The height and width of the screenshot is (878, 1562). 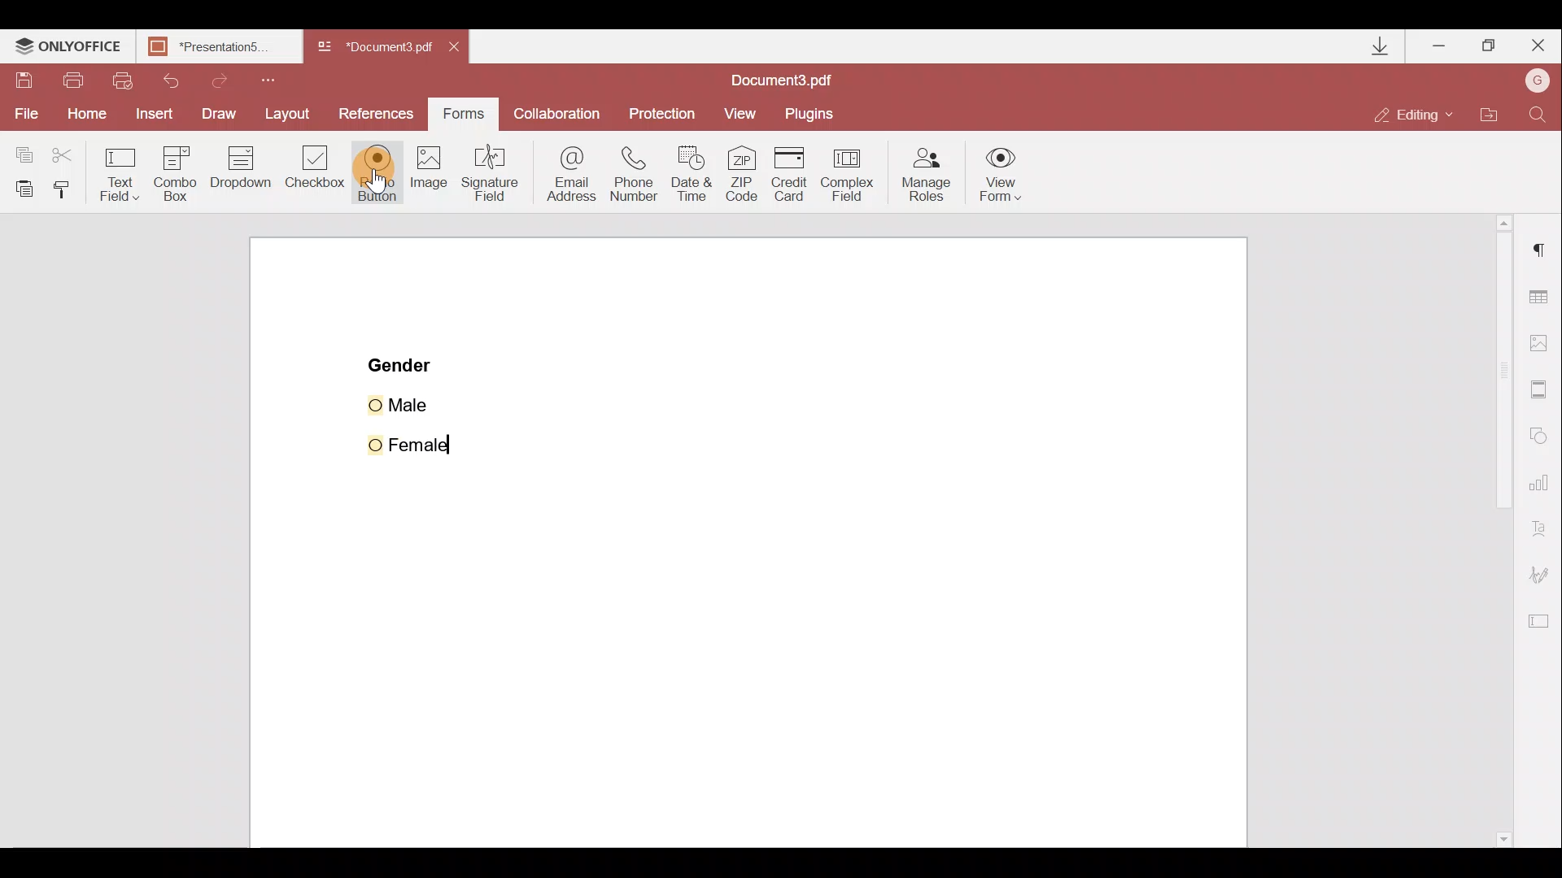 What do you see at coordinates (1538, 46) in the screenshot?
I see `Close` at bounding box center [1538, 46].